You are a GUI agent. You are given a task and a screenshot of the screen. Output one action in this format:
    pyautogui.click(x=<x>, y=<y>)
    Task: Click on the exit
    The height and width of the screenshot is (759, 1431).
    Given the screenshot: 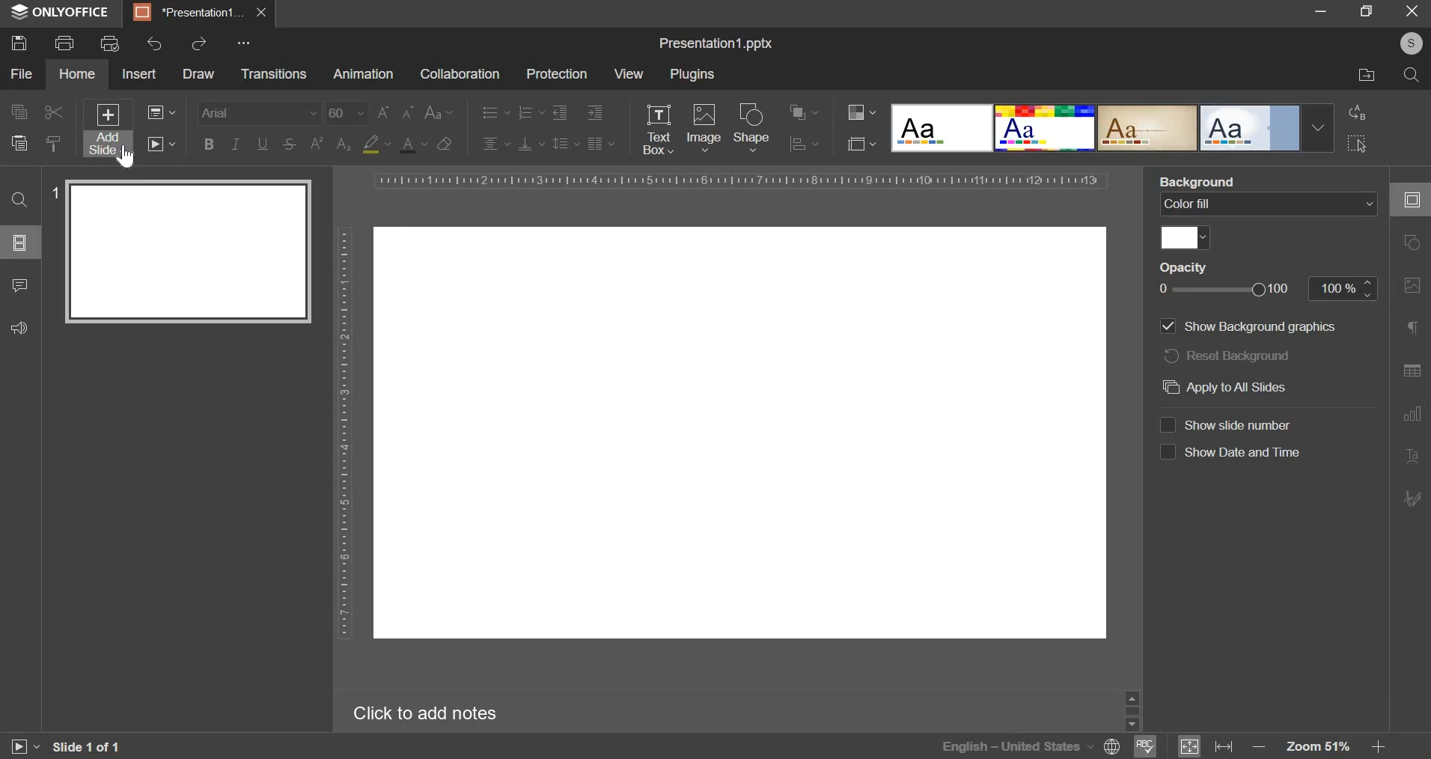 What is the action you would take?
    pyautogui.click(x=1413, y=10)
    